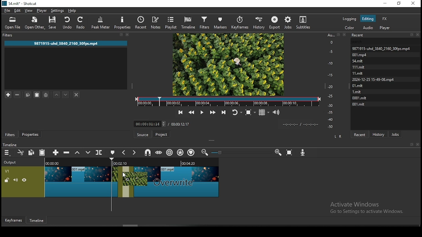 The height and width of the screenshot is (237, 422). What do you see at coordinates (56, 152) in the screenshot?
I see `append` at bounding box center [56, 152].